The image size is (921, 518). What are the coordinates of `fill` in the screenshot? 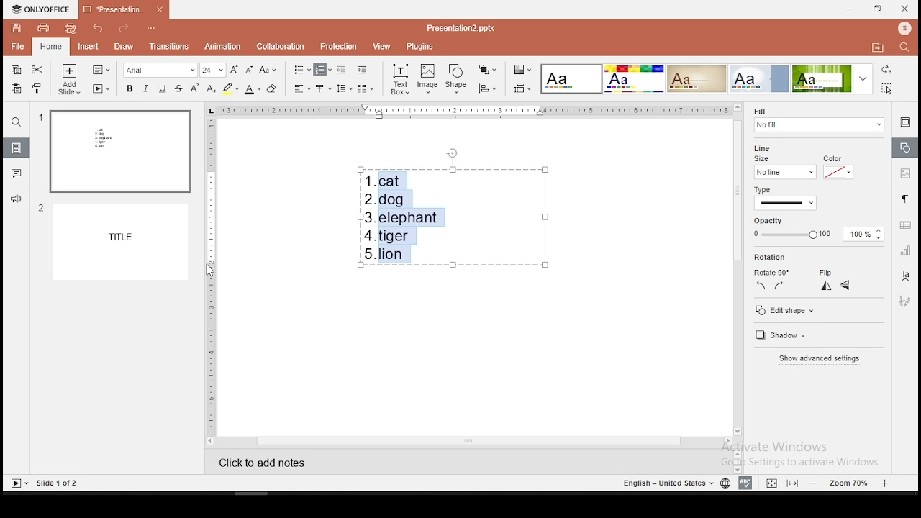 It's located at (817, 121).